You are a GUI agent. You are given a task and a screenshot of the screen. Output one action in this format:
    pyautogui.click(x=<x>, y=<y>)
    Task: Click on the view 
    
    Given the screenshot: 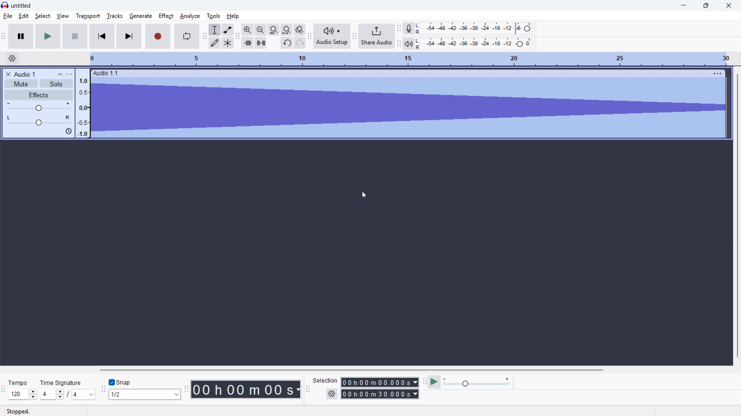 What is the action you would take?
    pyautogui.click(x=63, y=16)
    